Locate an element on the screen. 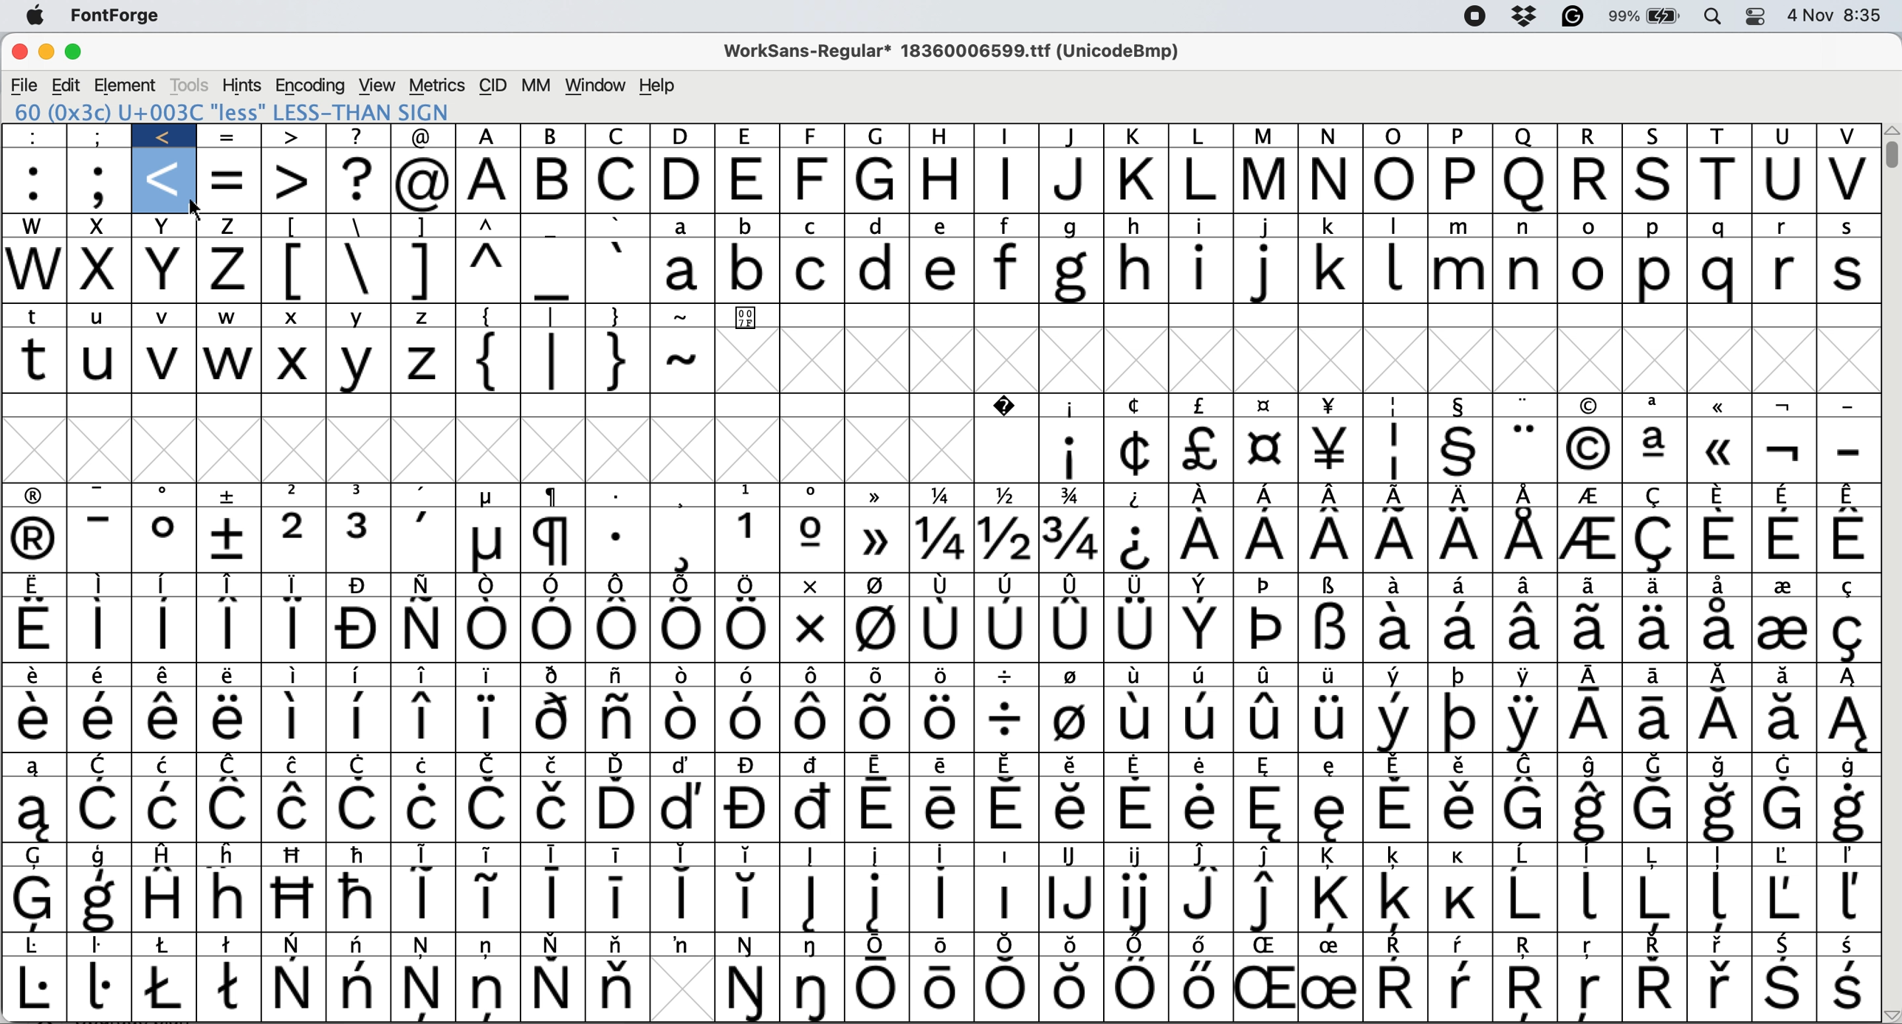 This screenshot has height=1024, width=1902. Symbol is located at coordinates (1201, 584).